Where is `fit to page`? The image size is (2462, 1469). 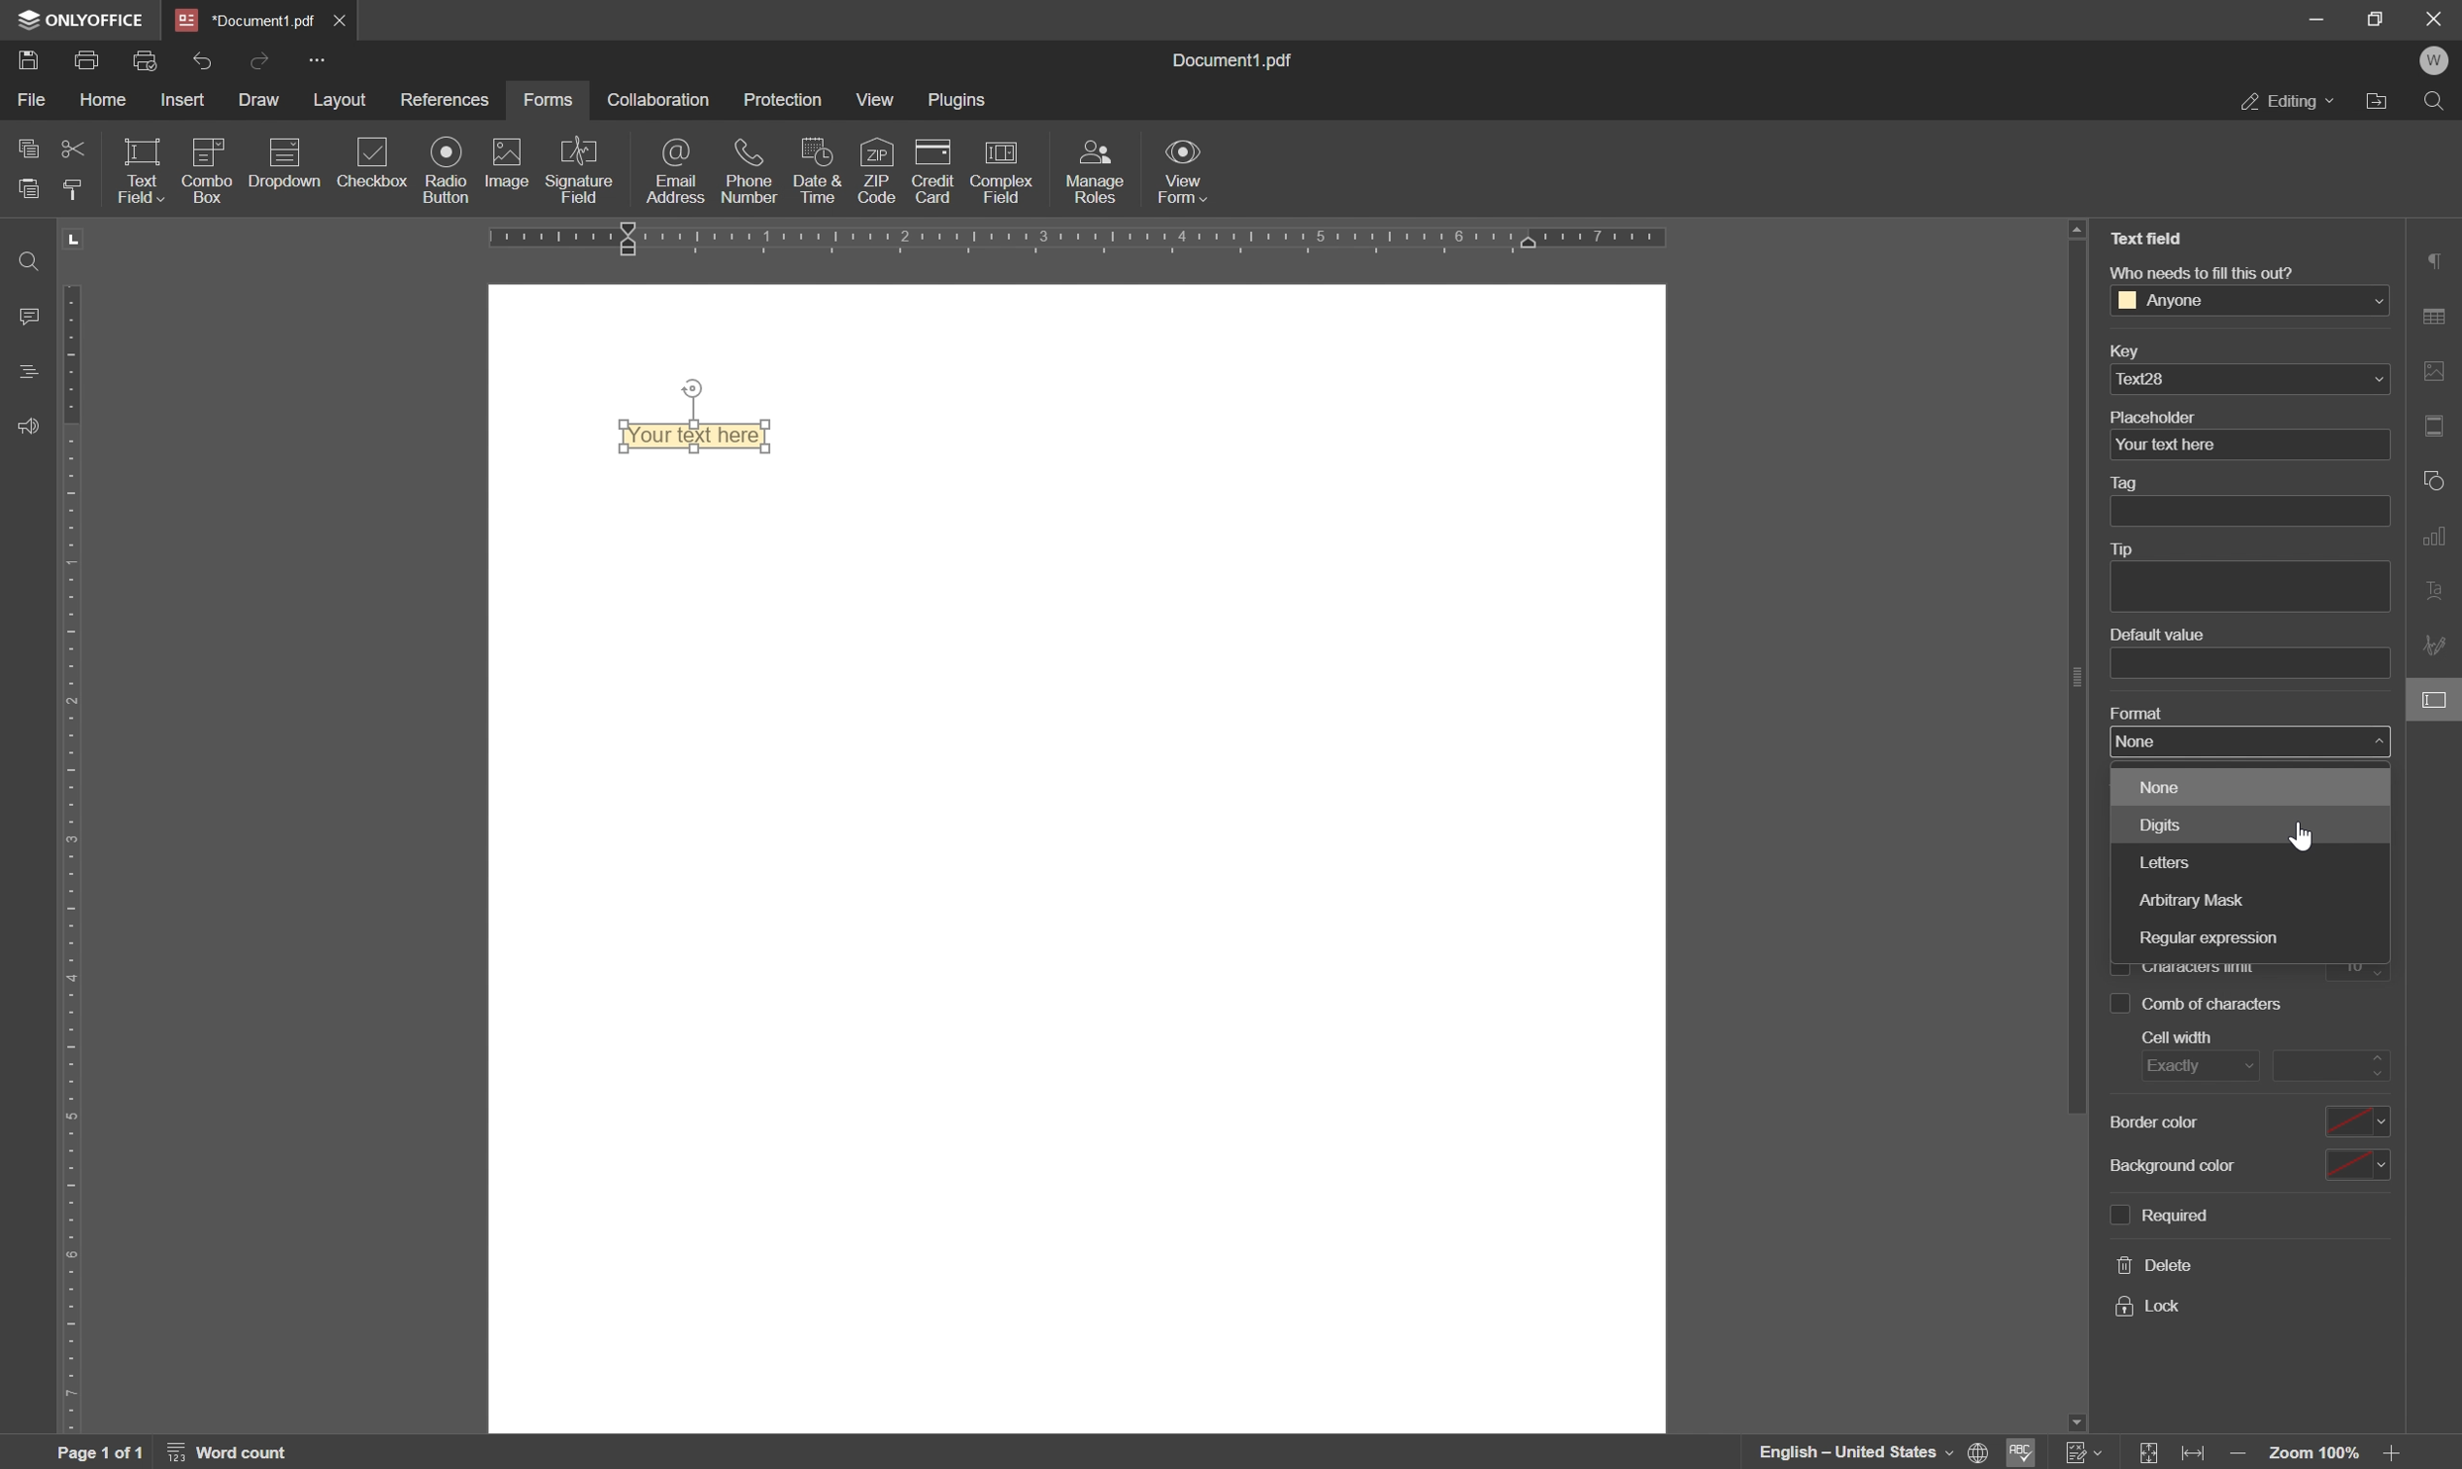
fit to page is located at coordinates (2151, 1454).